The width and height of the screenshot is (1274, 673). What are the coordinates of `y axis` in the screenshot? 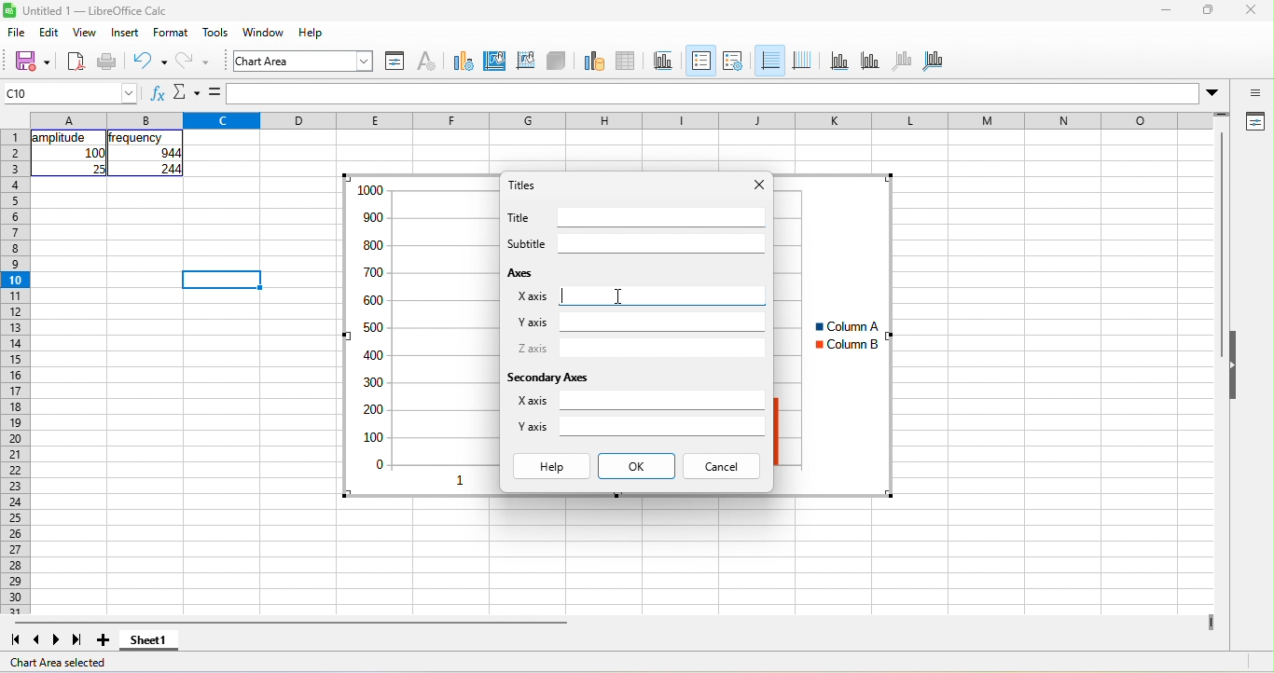 It's located at (870, 62).